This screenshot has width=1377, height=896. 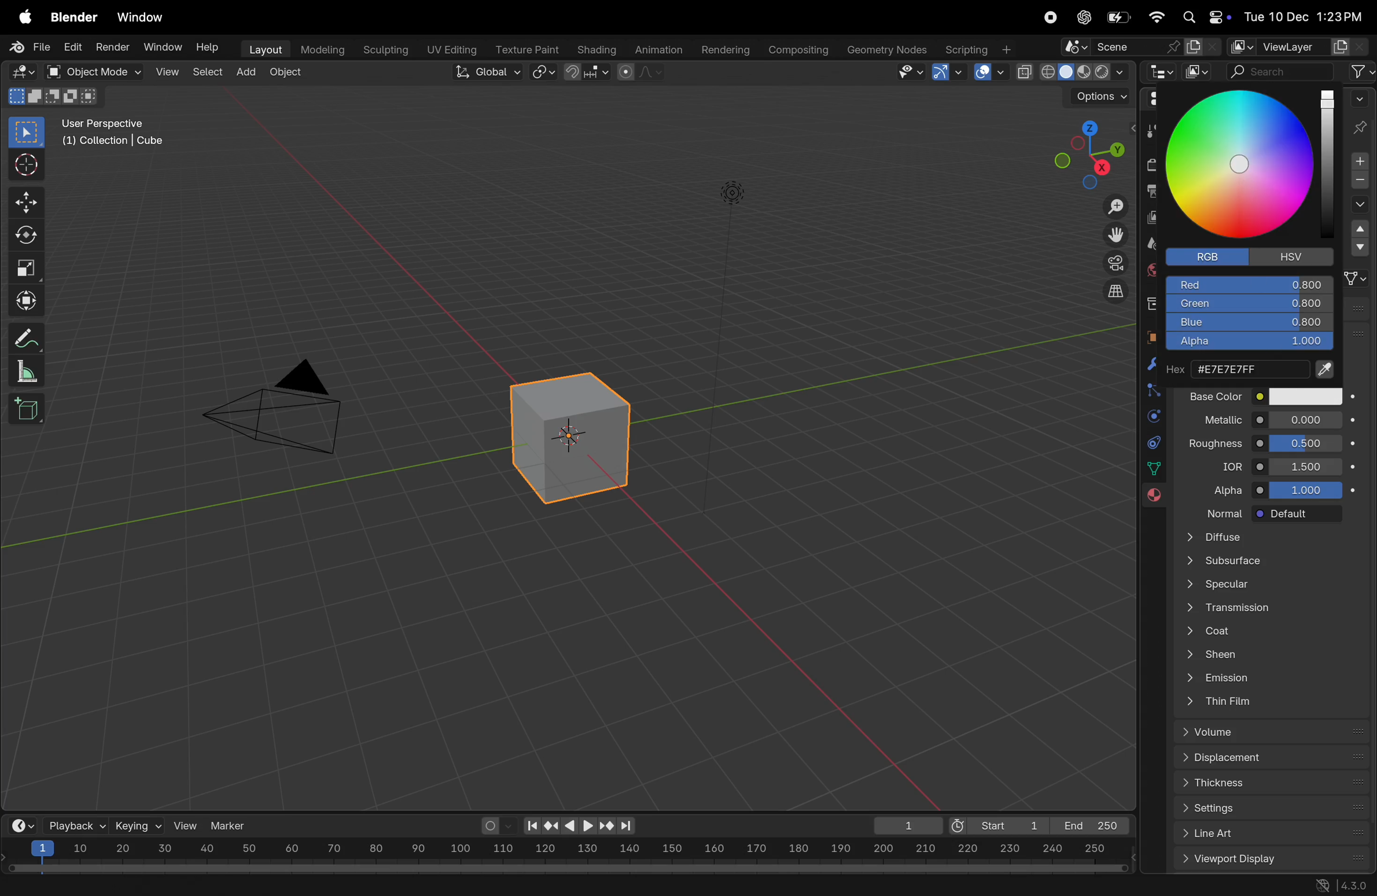 I want to click on physics, so click(x=1153, y=417).